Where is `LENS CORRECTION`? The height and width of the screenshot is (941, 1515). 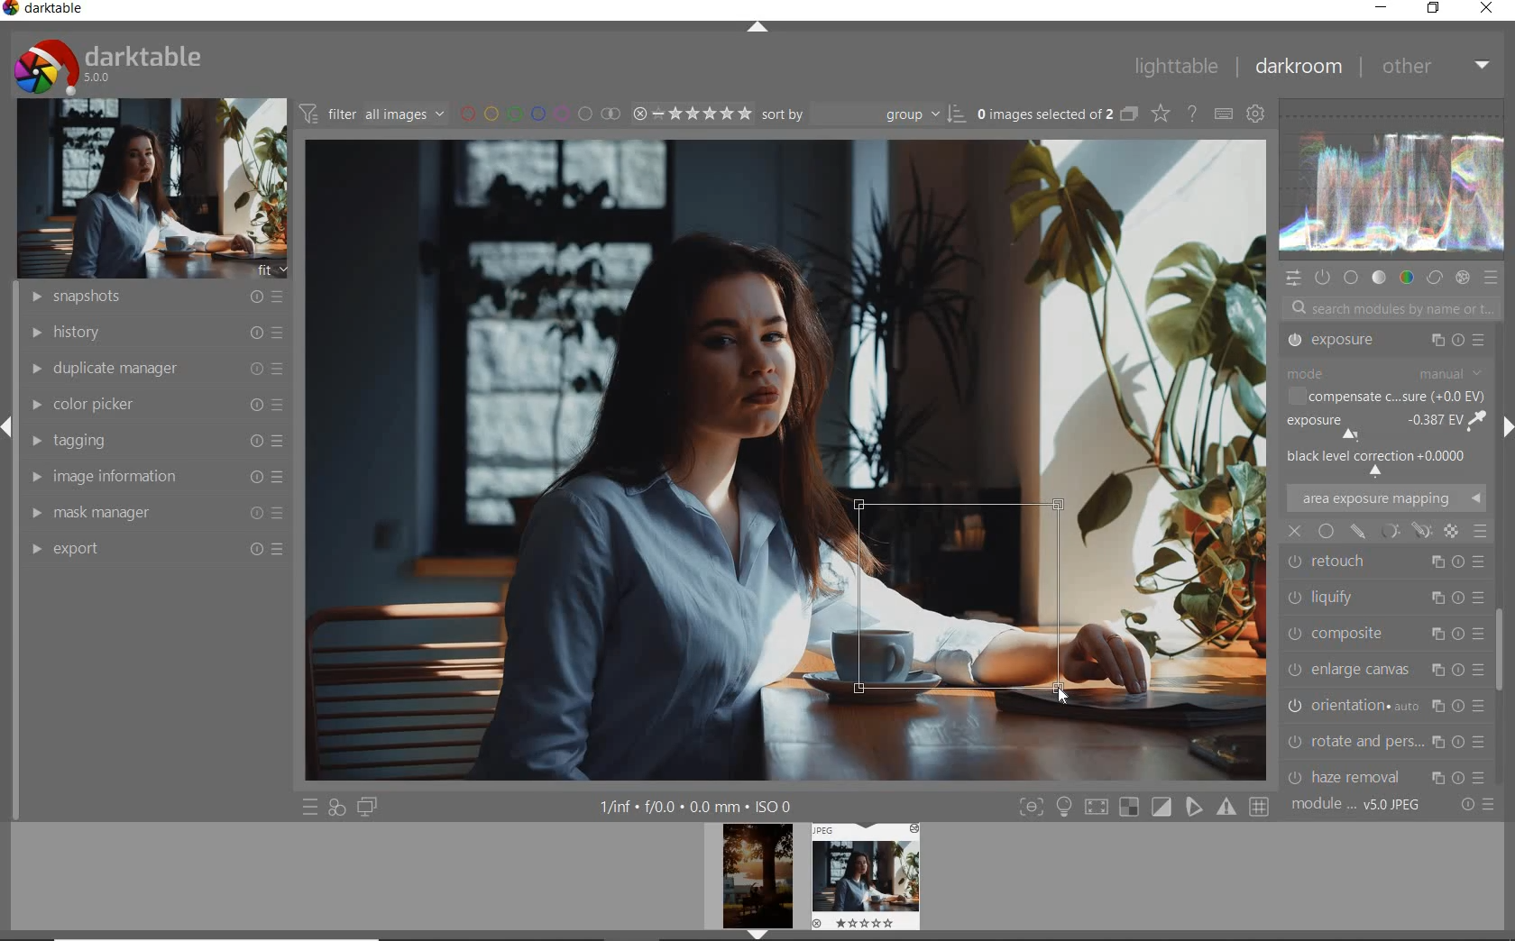 LENS CORRECTION is located at coordinates (1386, 736).